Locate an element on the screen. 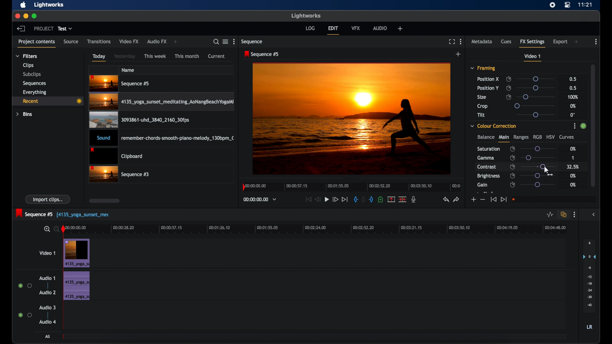  out mark is located at coordinates (372, 199).